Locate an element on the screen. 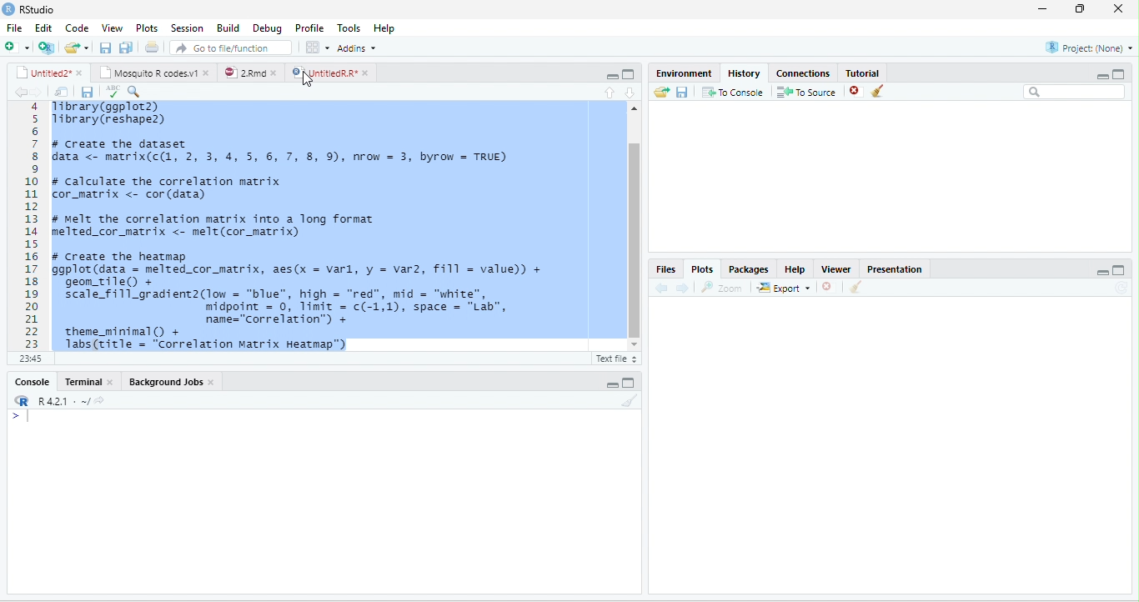 This screenshot has width=1139, height=602. source is located at coordinates (604, 92).